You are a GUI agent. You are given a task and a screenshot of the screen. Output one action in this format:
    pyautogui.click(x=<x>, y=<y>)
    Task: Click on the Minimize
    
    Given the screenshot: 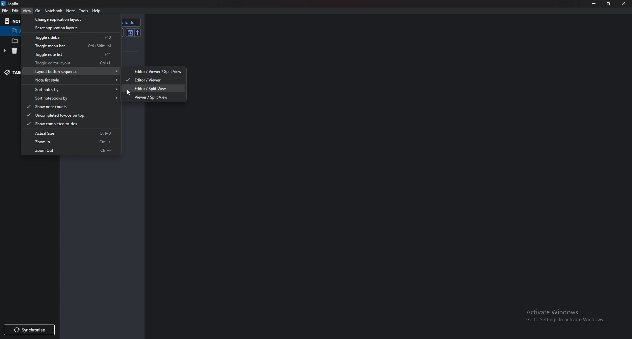 What is the action you would take?
    pyautogui.click(x=595, y=3)
    